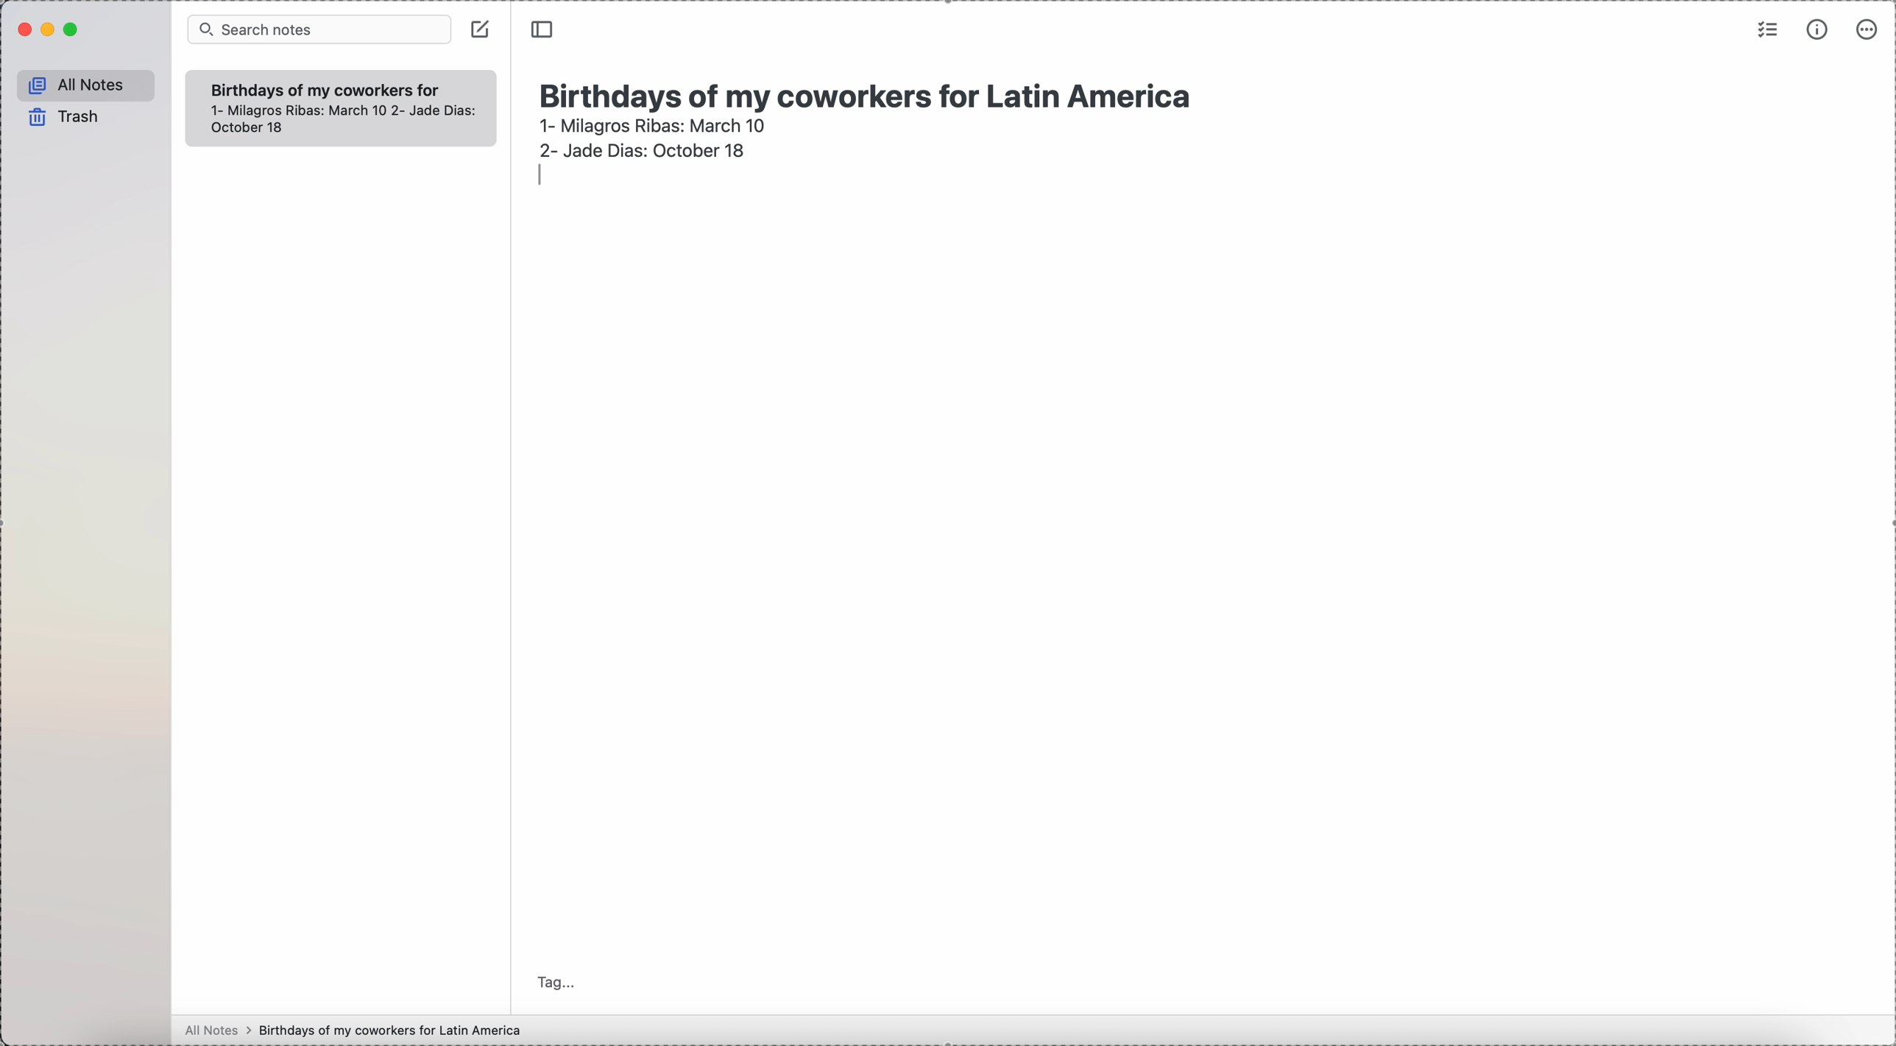 Image resolution: width=1896 pixels, height=1046 pixels. I want to click on 1- Milagros Ribas: March 10 2- Jade Dias: October 18, so click(342, 121).